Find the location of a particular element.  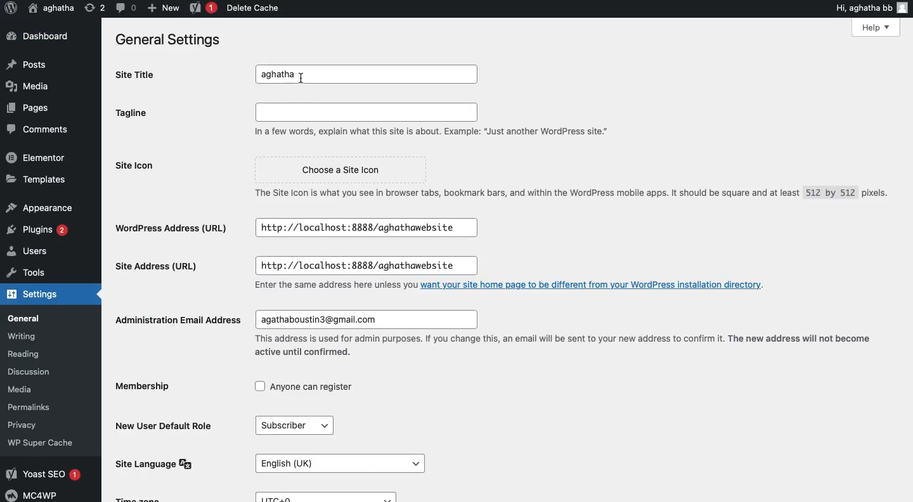

want your site home page to be different from your WordPress installation directory. is located at coordinates (596, 285).